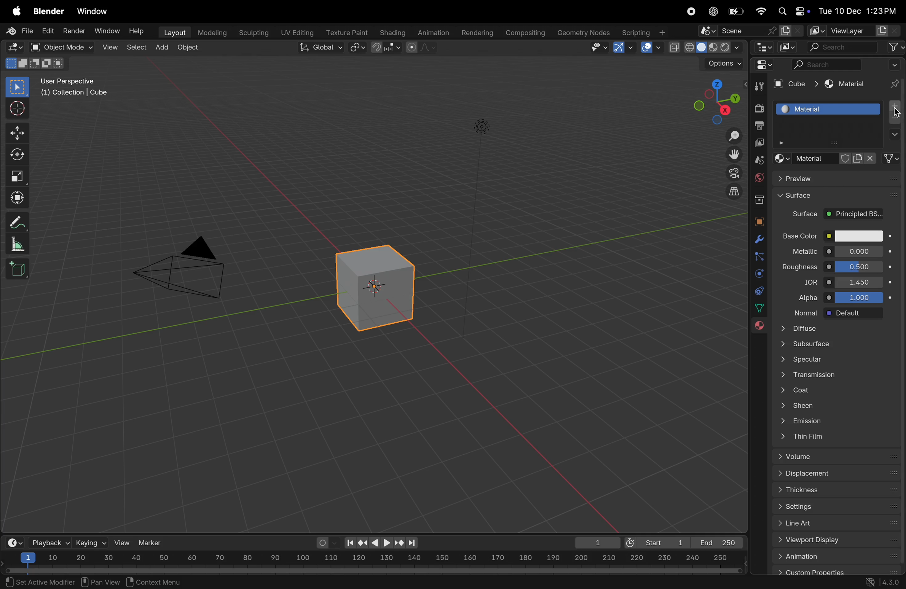 Image resolution: width=906 pixels, height=589 pixels. What do you see at coordinates (79, 87) in the screenshot?
I see `user perspective` at bounding box center [79, 87].